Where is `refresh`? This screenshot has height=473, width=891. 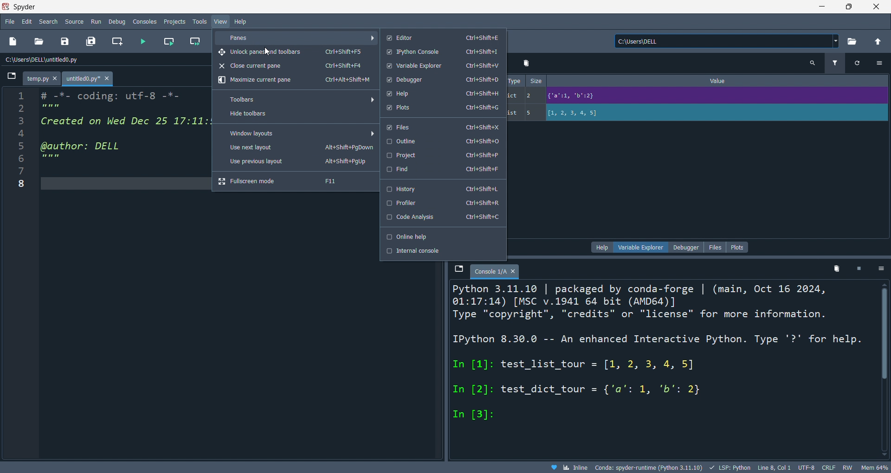 refresh is located at coordinates (855, 63).